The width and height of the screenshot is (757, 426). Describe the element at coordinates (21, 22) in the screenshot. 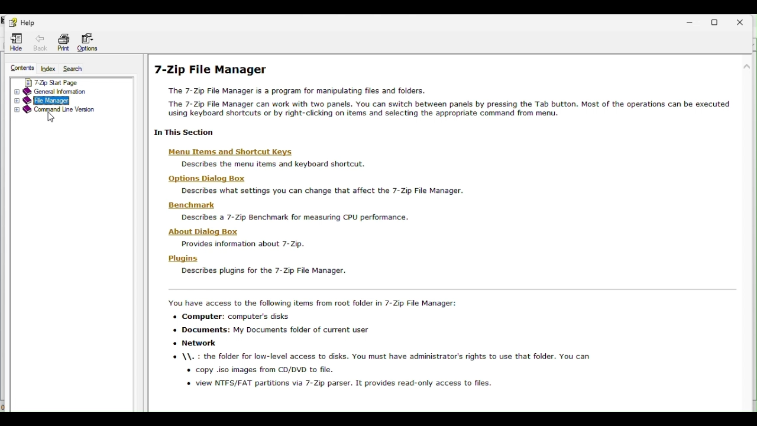

I see `help` at that location.